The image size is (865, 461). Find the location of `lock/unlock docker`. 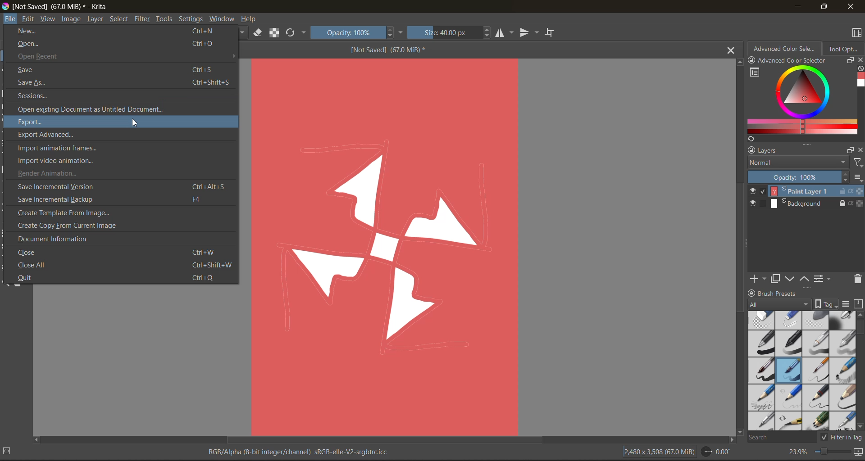

lock/unlock docker is located at coordinates (752, 292).